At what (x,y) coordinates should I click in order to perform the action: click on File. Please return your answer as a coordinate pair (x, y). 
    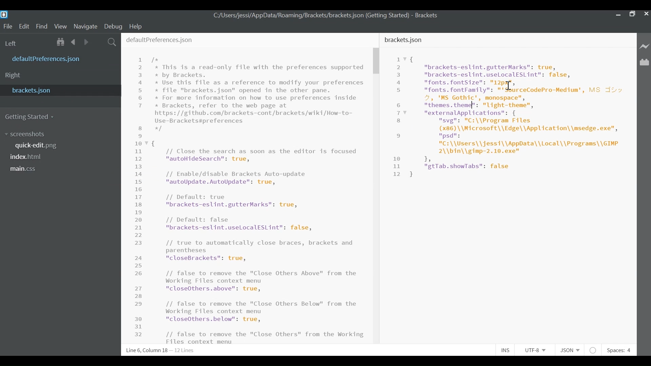
    Looking at the image, I should click on (7, 26).